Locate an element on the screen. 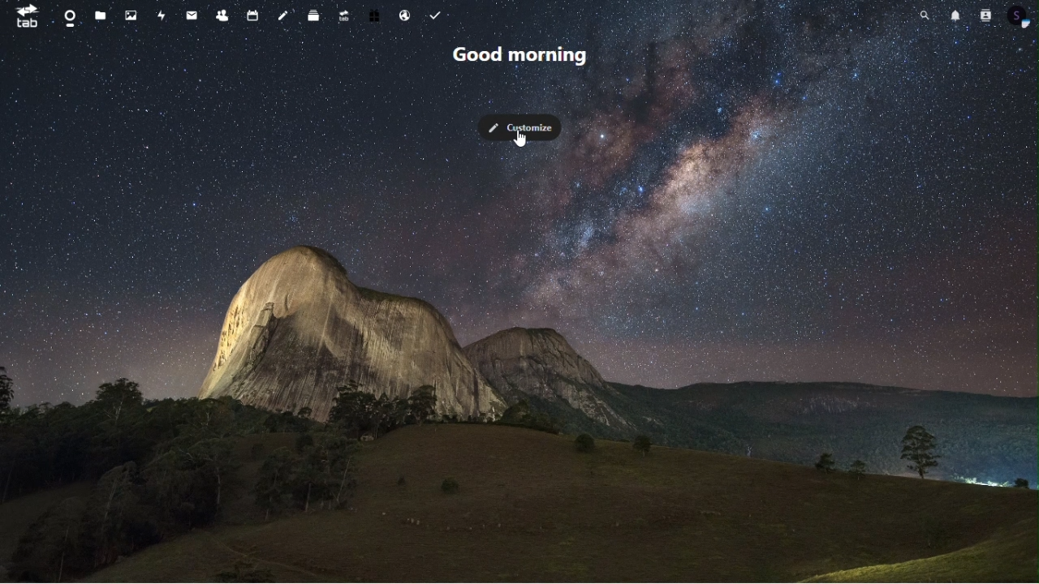  dashboard is located at coordinates (68, 16).